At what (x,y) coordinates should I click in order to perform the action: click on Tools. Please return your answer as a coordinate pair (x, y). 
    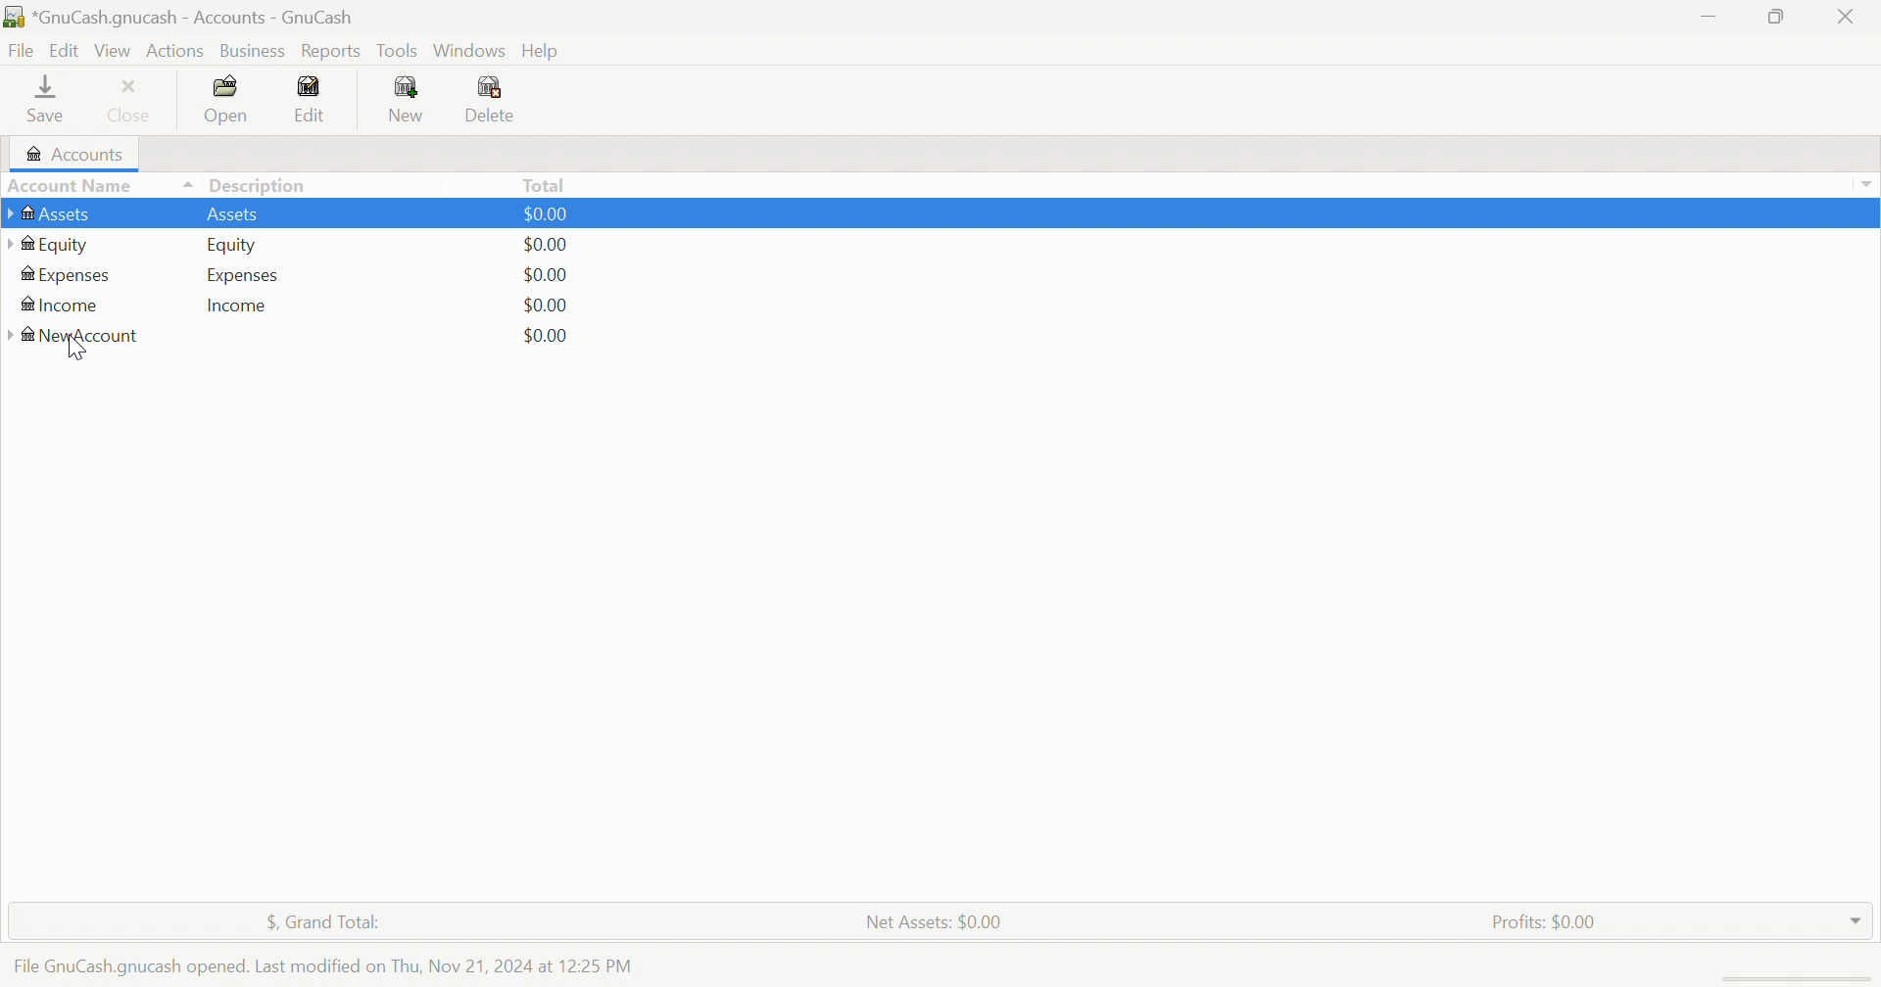
    Looking at the image, I should click on (399, 50).